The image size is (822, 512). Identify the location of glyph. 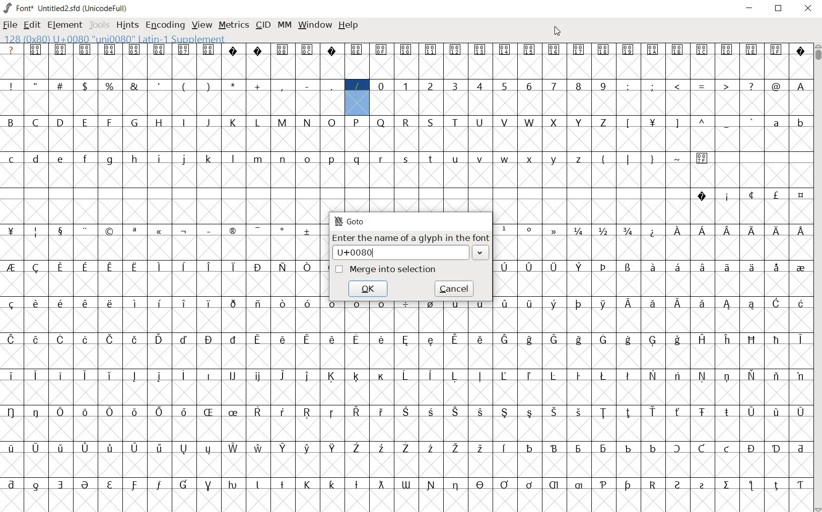
(431, 485).